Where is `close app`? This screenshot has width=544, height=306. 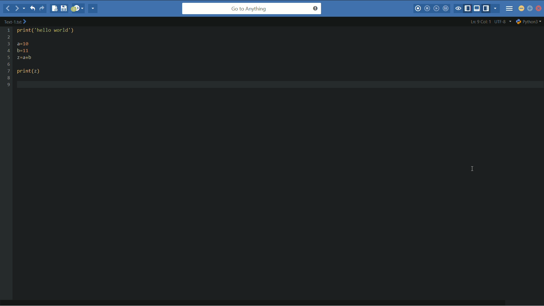 close app is located at coordinates (539, 8).